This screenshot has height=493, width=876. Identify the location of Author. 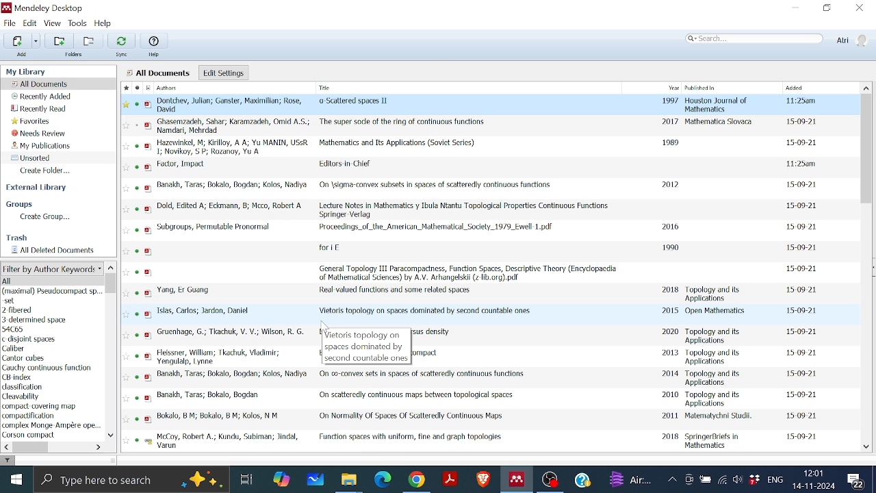
(208, 395).